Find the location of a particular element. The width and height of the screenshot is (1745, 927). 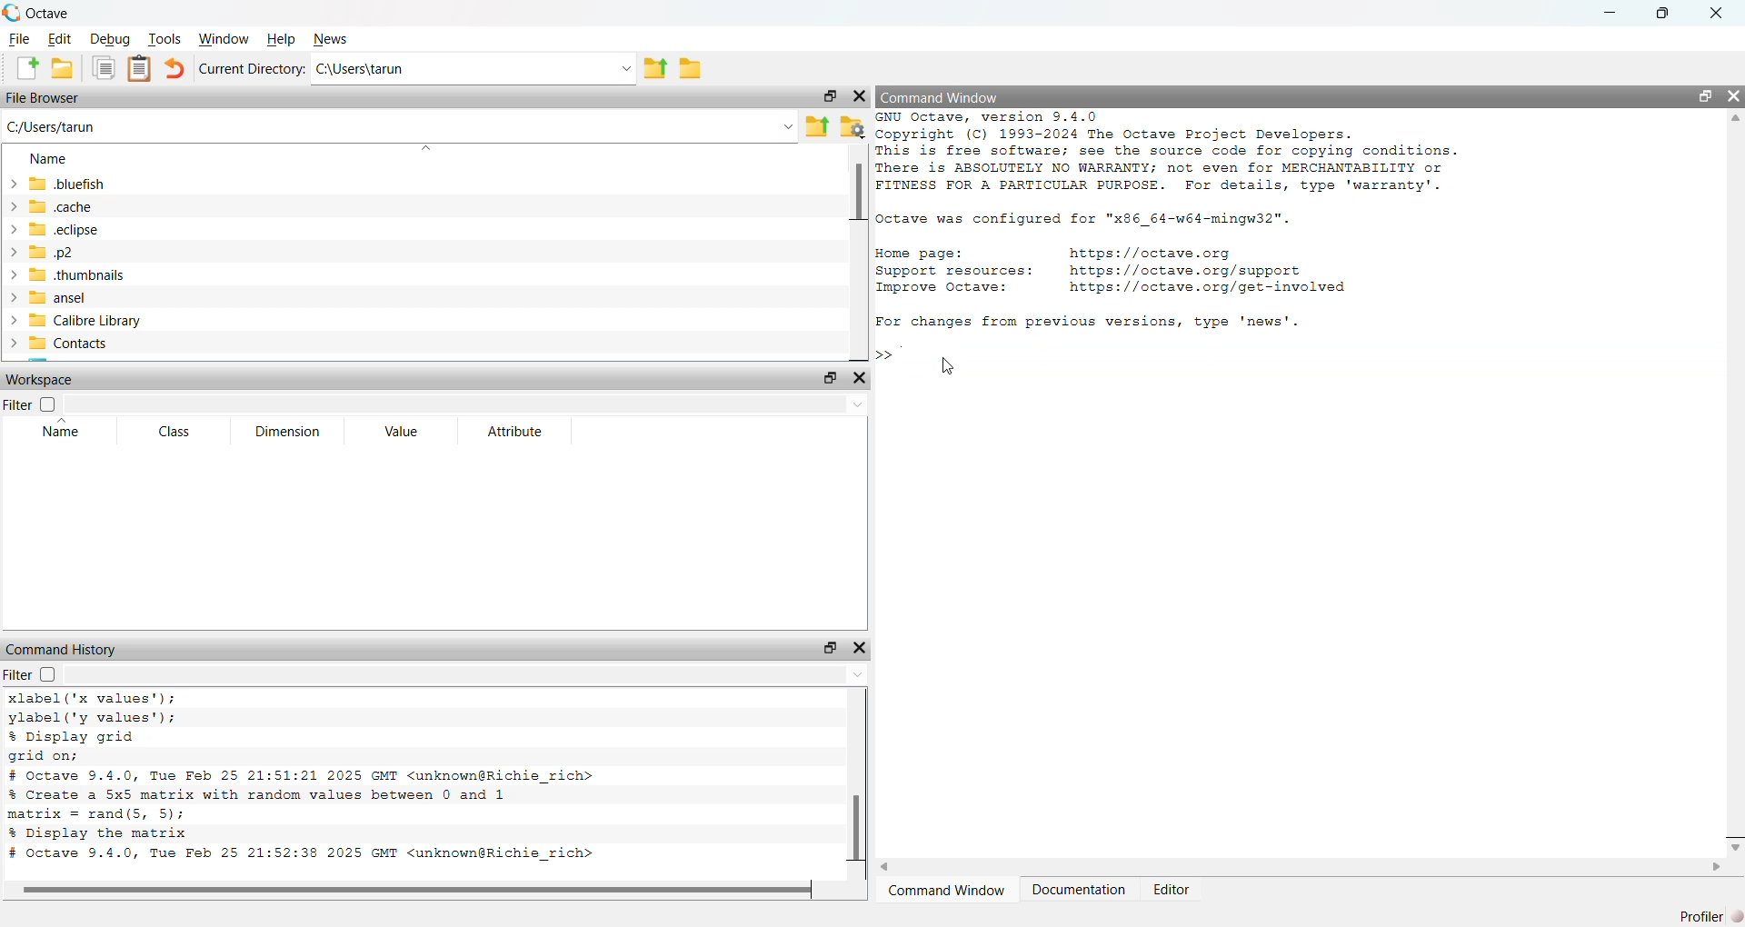

add is located at coordinates (24, 69).